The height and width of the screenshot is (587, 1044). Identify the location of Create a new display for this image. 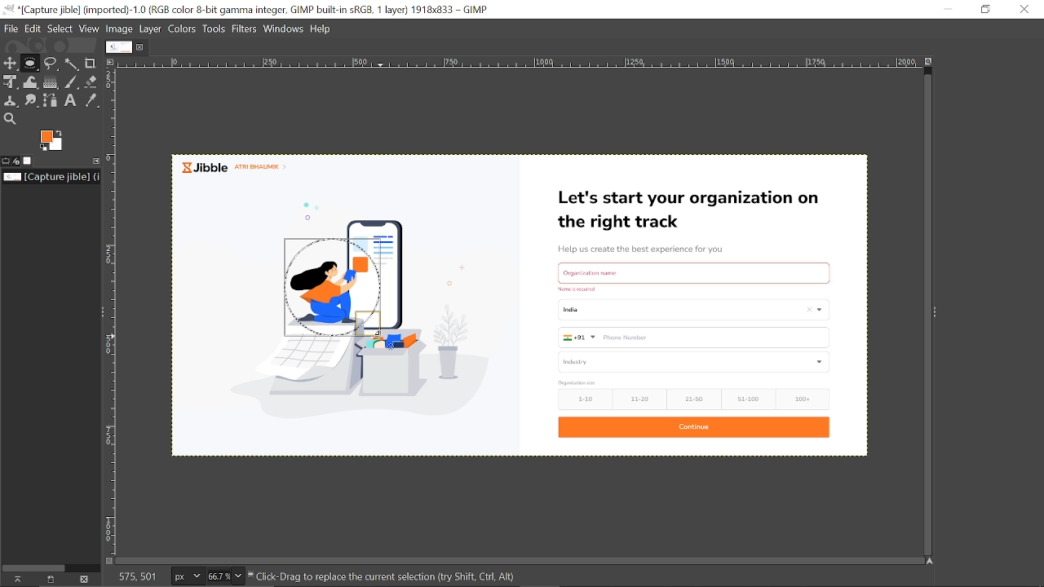
(51, 579).